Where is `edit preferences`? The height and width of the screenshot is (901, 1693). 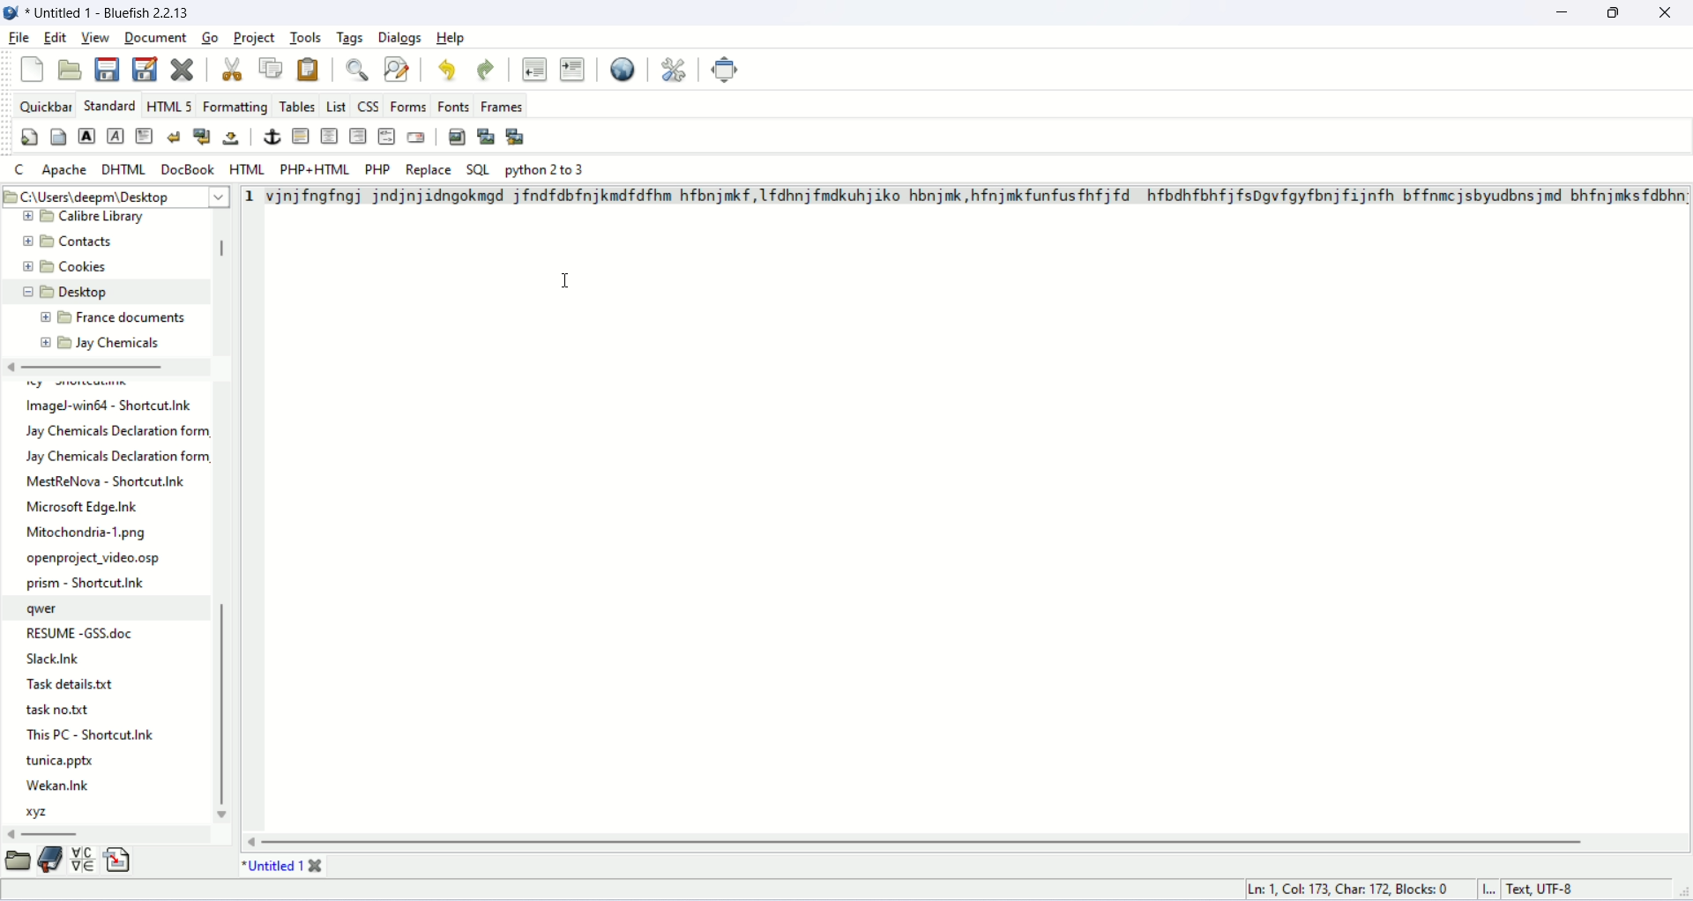
edit preferences is located at coordinates (678, 70).